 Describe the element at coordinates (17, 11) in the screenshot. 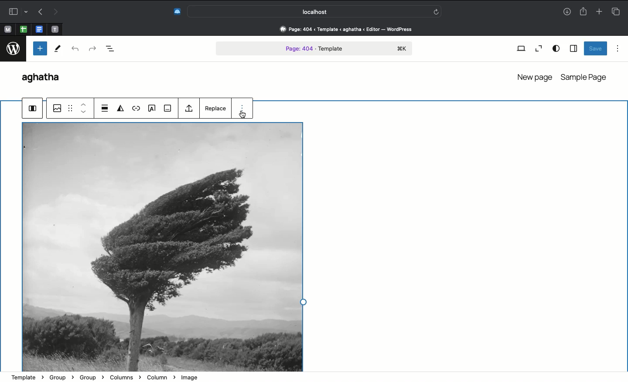

I see `Sidebar` at that location.